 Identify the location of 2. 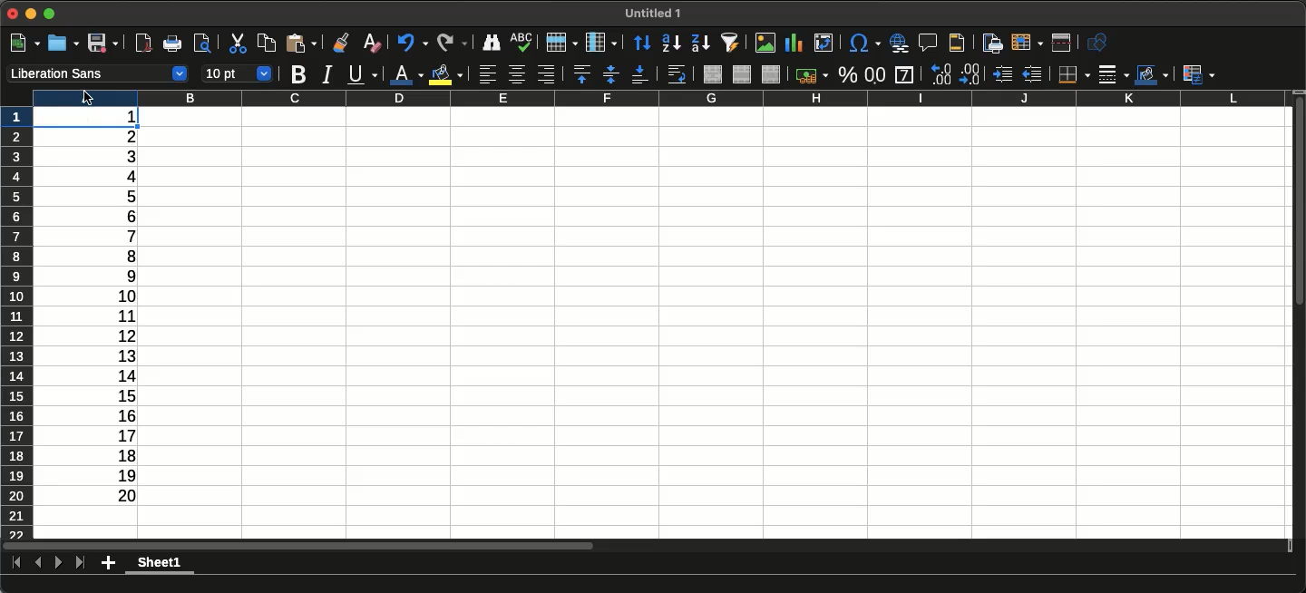
(109, 138).